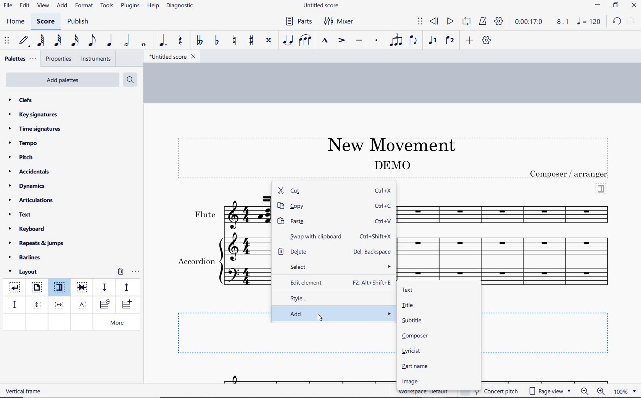 The width and height of the screenshot is (641, 398). Describe the element at coordinates (502, 390) in the screenshot. I see `concert pitch` at that location.